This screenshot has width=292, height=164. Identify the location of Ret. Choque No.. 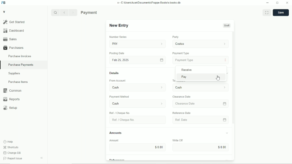
(136, 120).